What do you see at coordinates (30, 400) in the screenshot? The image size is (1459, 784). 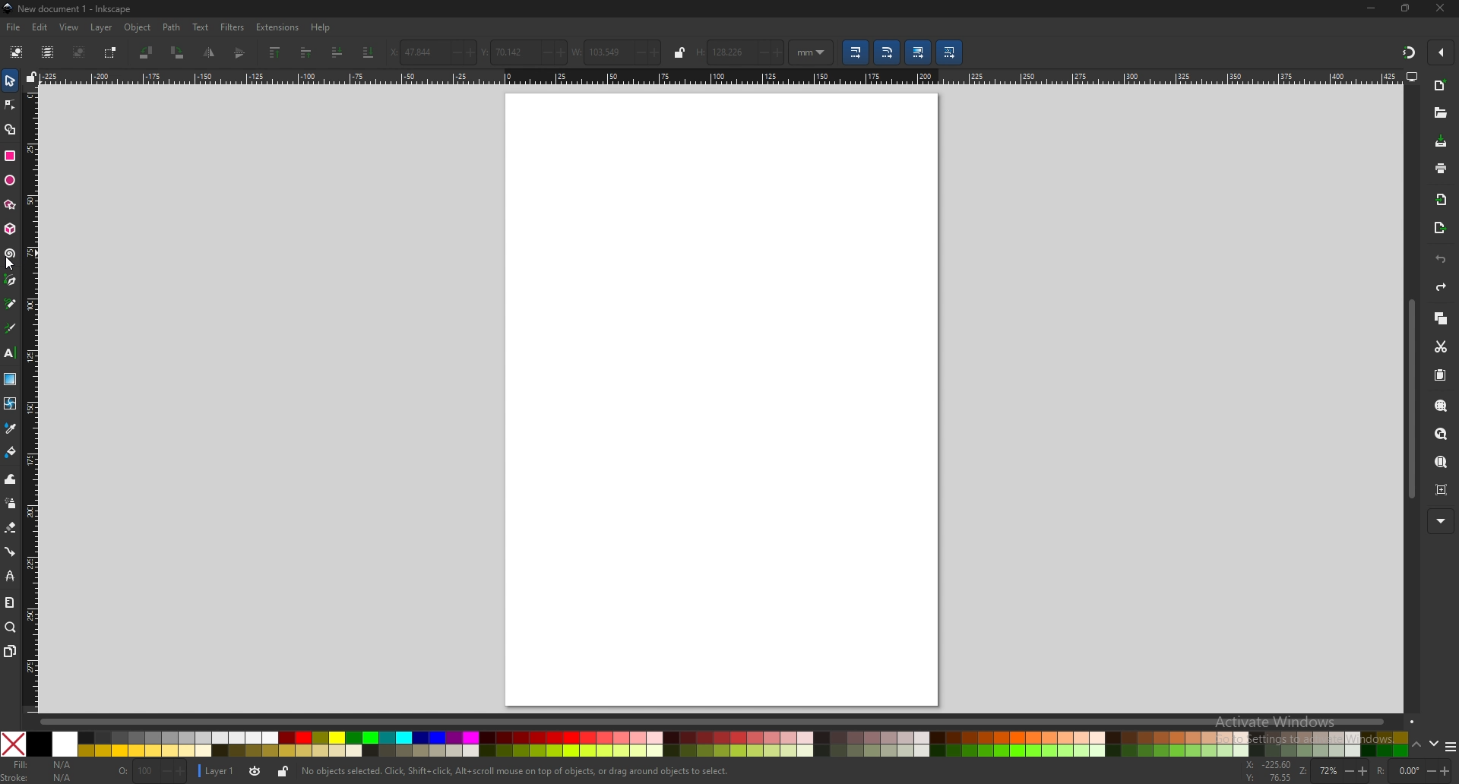 I see `vertical scale` at bounding box center [30, 400].